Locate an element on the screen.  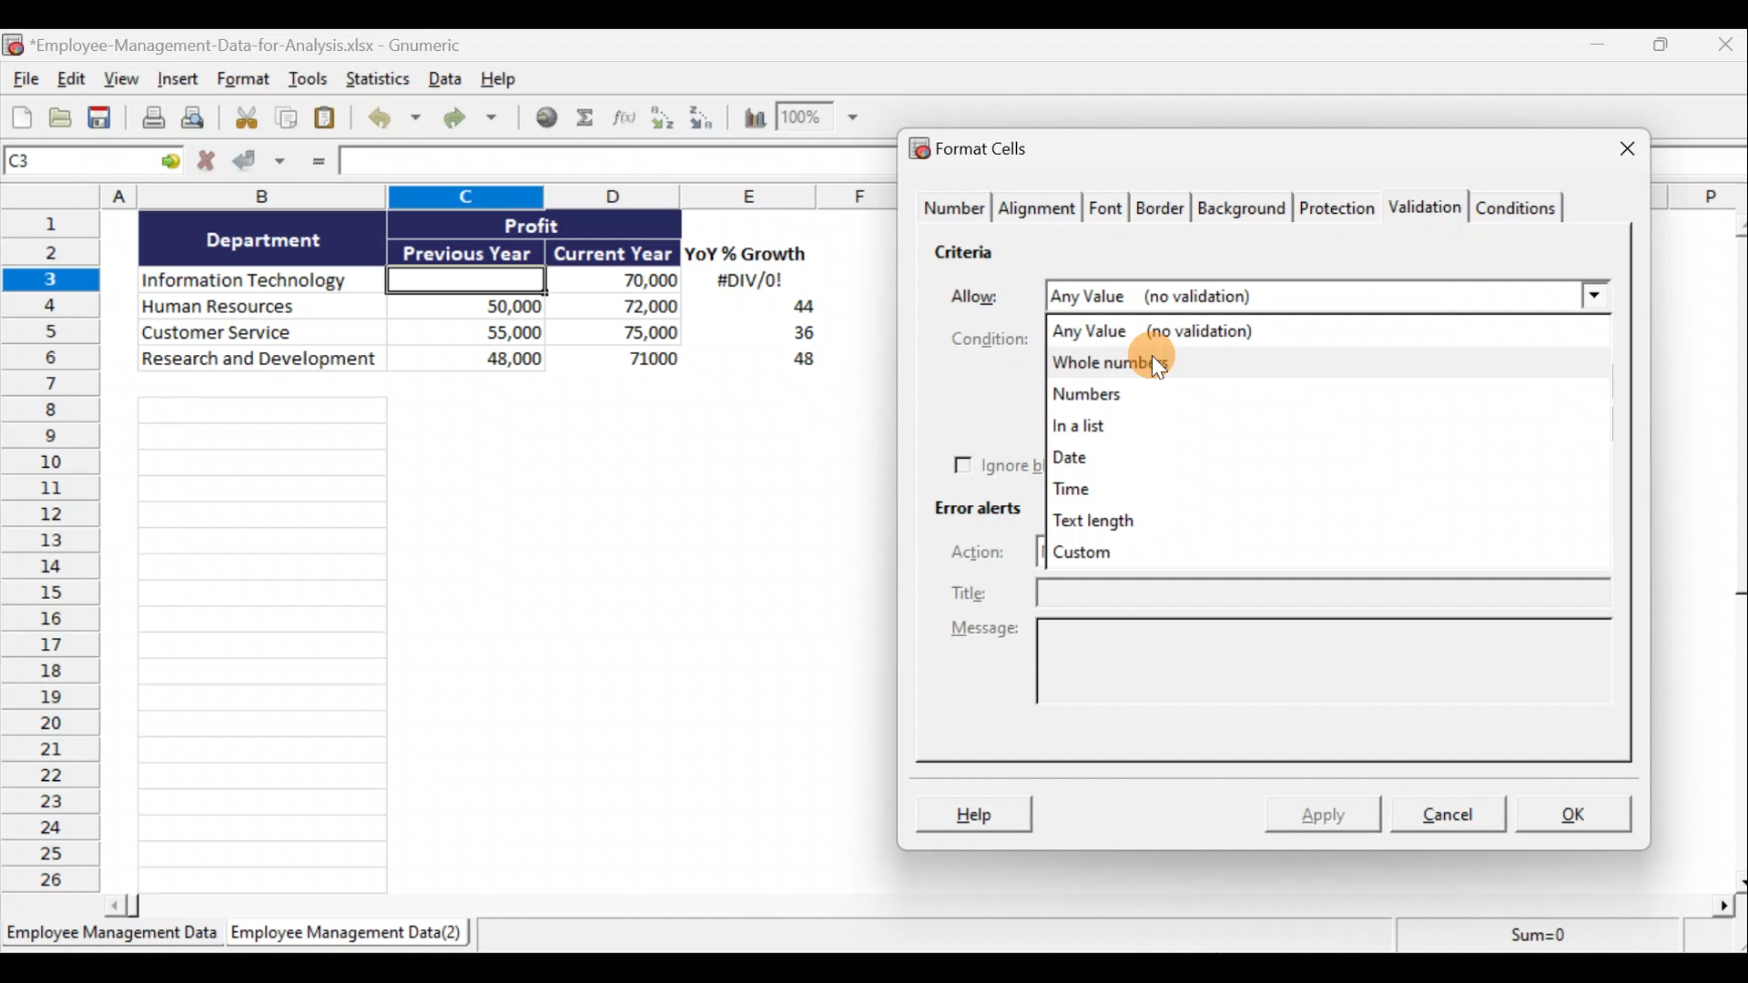
Apply is located at coordinates (1325, 816).